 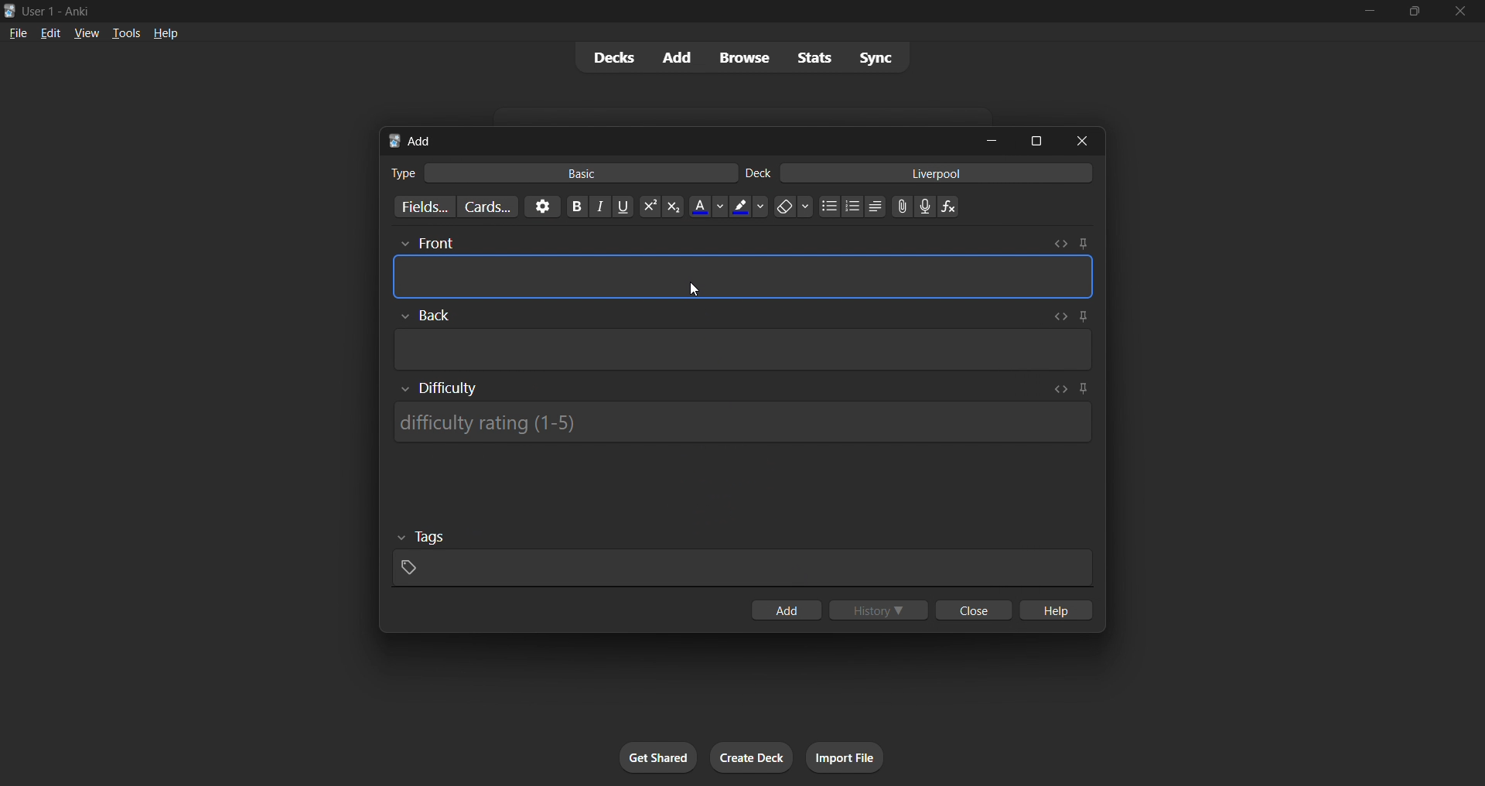 I want to click on close, so click(x=1082, y=141).